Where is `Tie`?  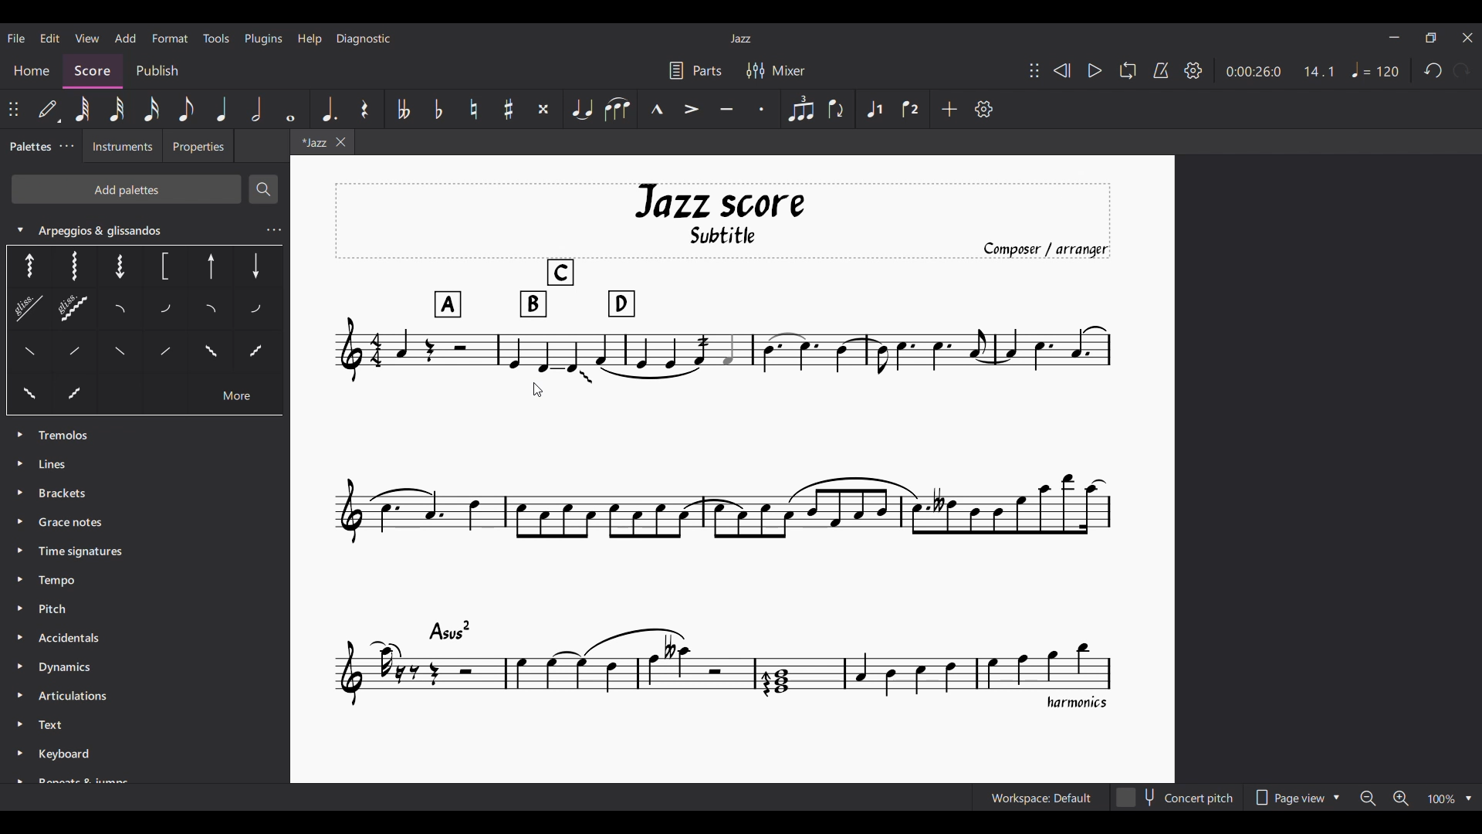 Tie is located at coordinates (581, 109).